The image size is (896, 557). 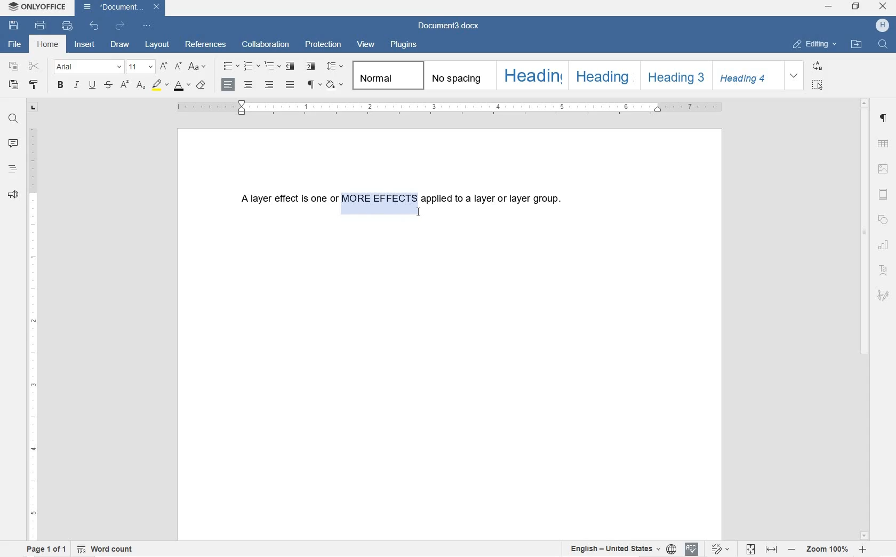 What do you see at coordinates (378, 201) in the screenshot?
I see `TEXT HIGHLIGHTED` at bounding box center [378, 201].